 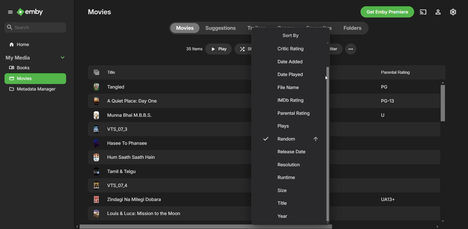 I want to click on Books, so click(x=22, y=68).